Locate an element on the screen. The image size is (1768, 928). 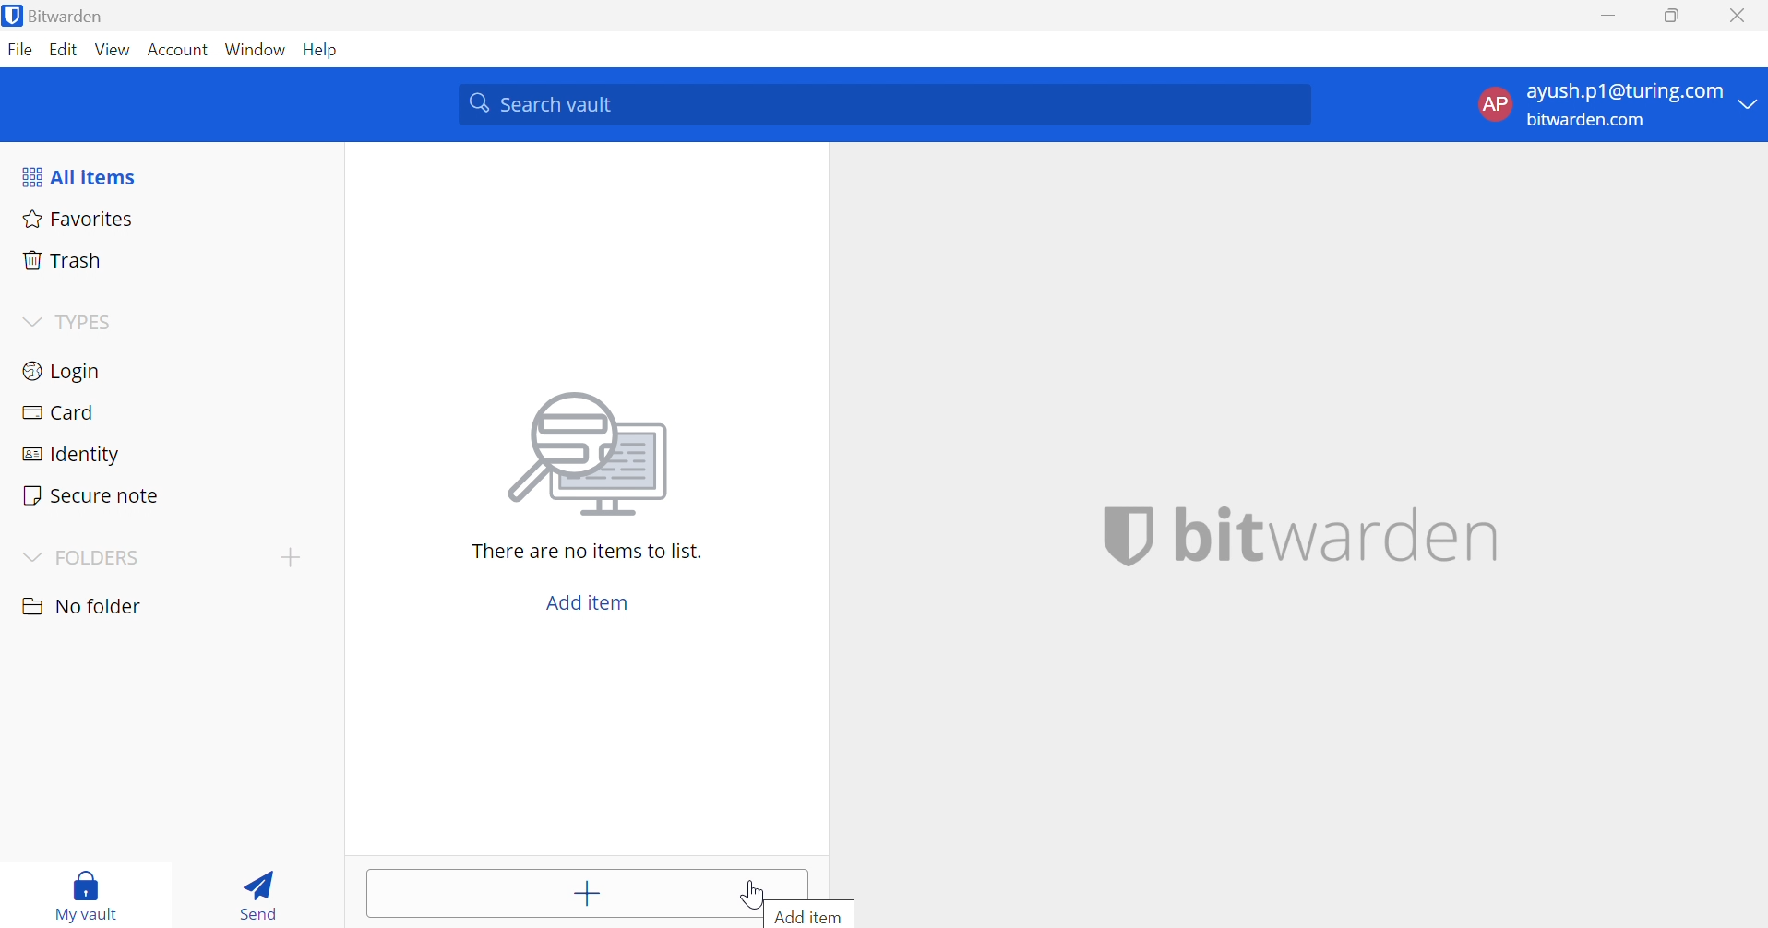
bitwarden logo is located at coordinates (12, 15).